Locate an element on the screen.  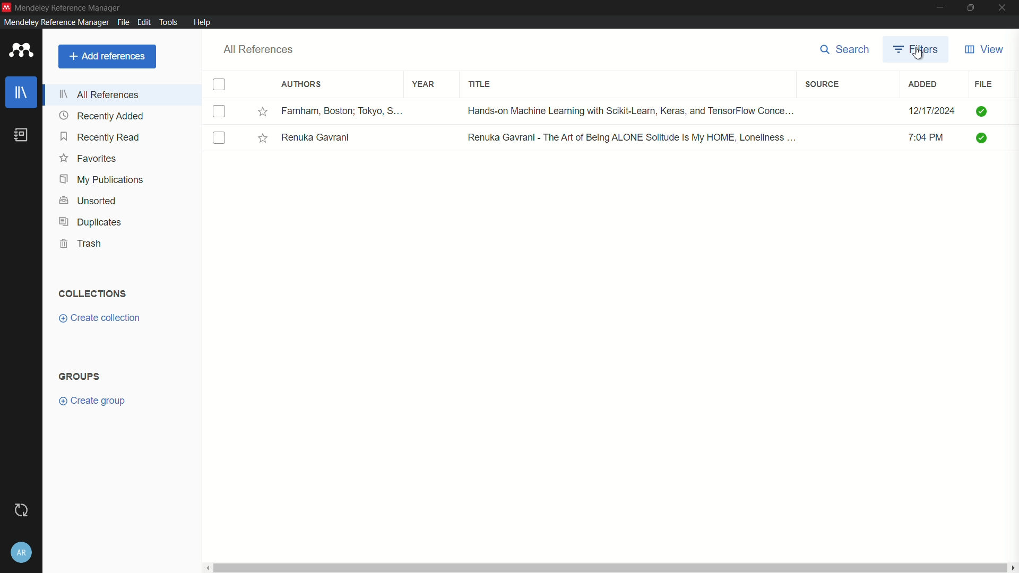
mendeley reference manager is located at coordinates (56, 22).